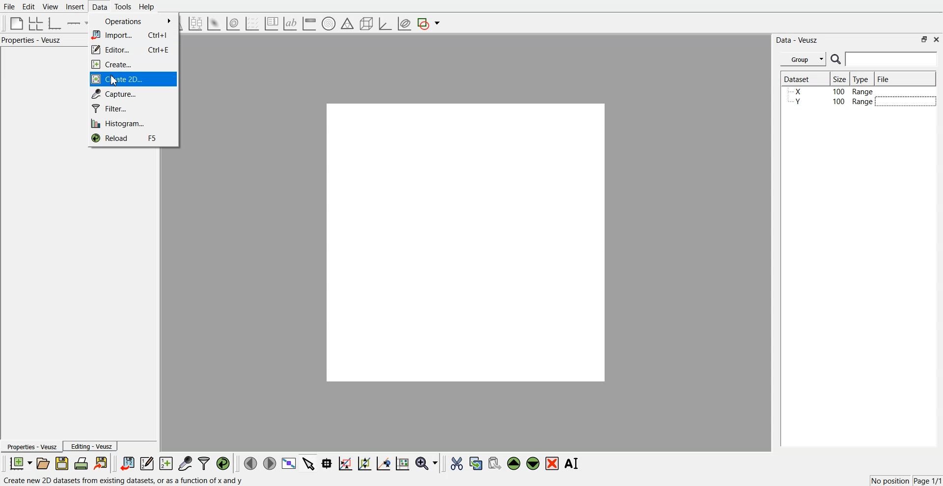 The width and height of the screenshot is (943, 486). What do you see at coordinates (31, 446) in the screenshot?
I see `Properties - Veusz` at bounding box center [31, 446].